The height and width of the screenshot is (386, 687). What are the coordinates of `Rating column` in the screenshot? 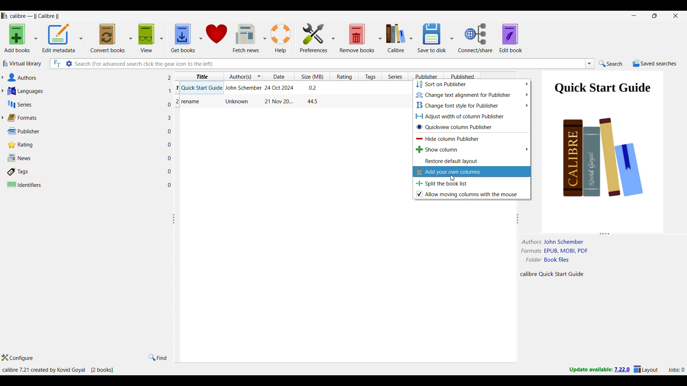 It's located at (344, 76).